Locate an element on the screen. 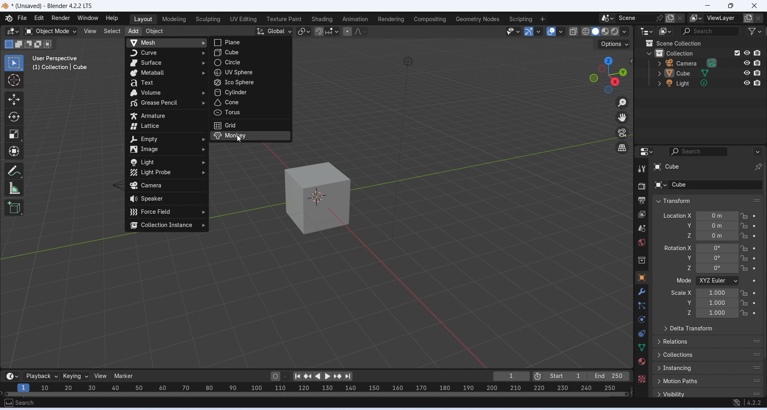 This screenshot has width=767, height=410. particles is located at coordinates (643, 306).